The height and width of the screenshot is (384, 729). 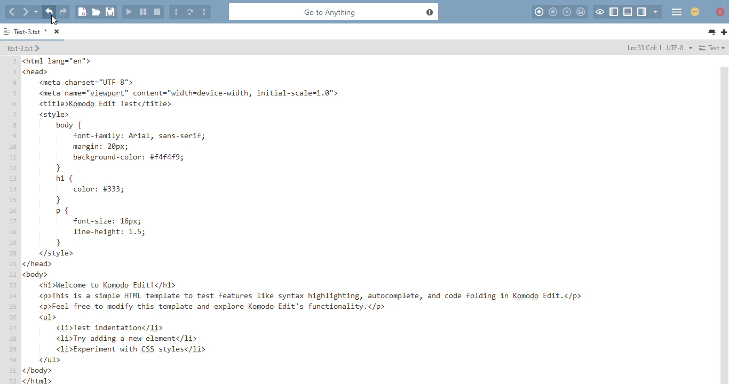 I want to click on show/hide left pane, so click(x=614, y=12).